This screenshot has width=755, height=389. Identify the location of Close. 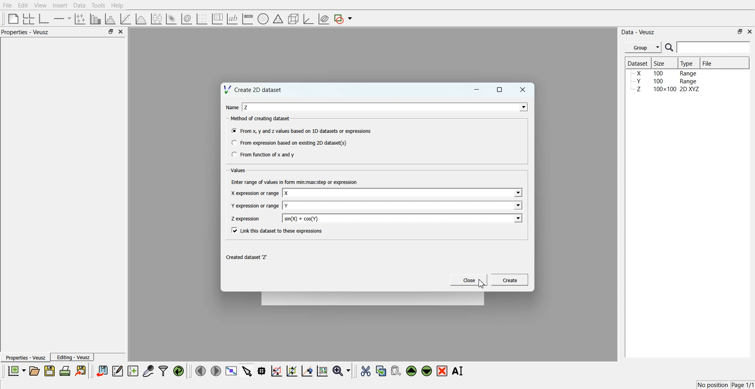
(121, 31).